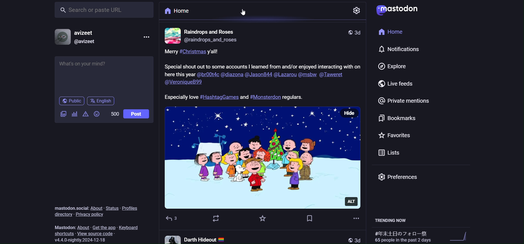 This screenshot has height=244, width=524. What do you see at coordinates (61, 37) in the screenshot?
I see `profile picture` at bounding box center [61, 37].